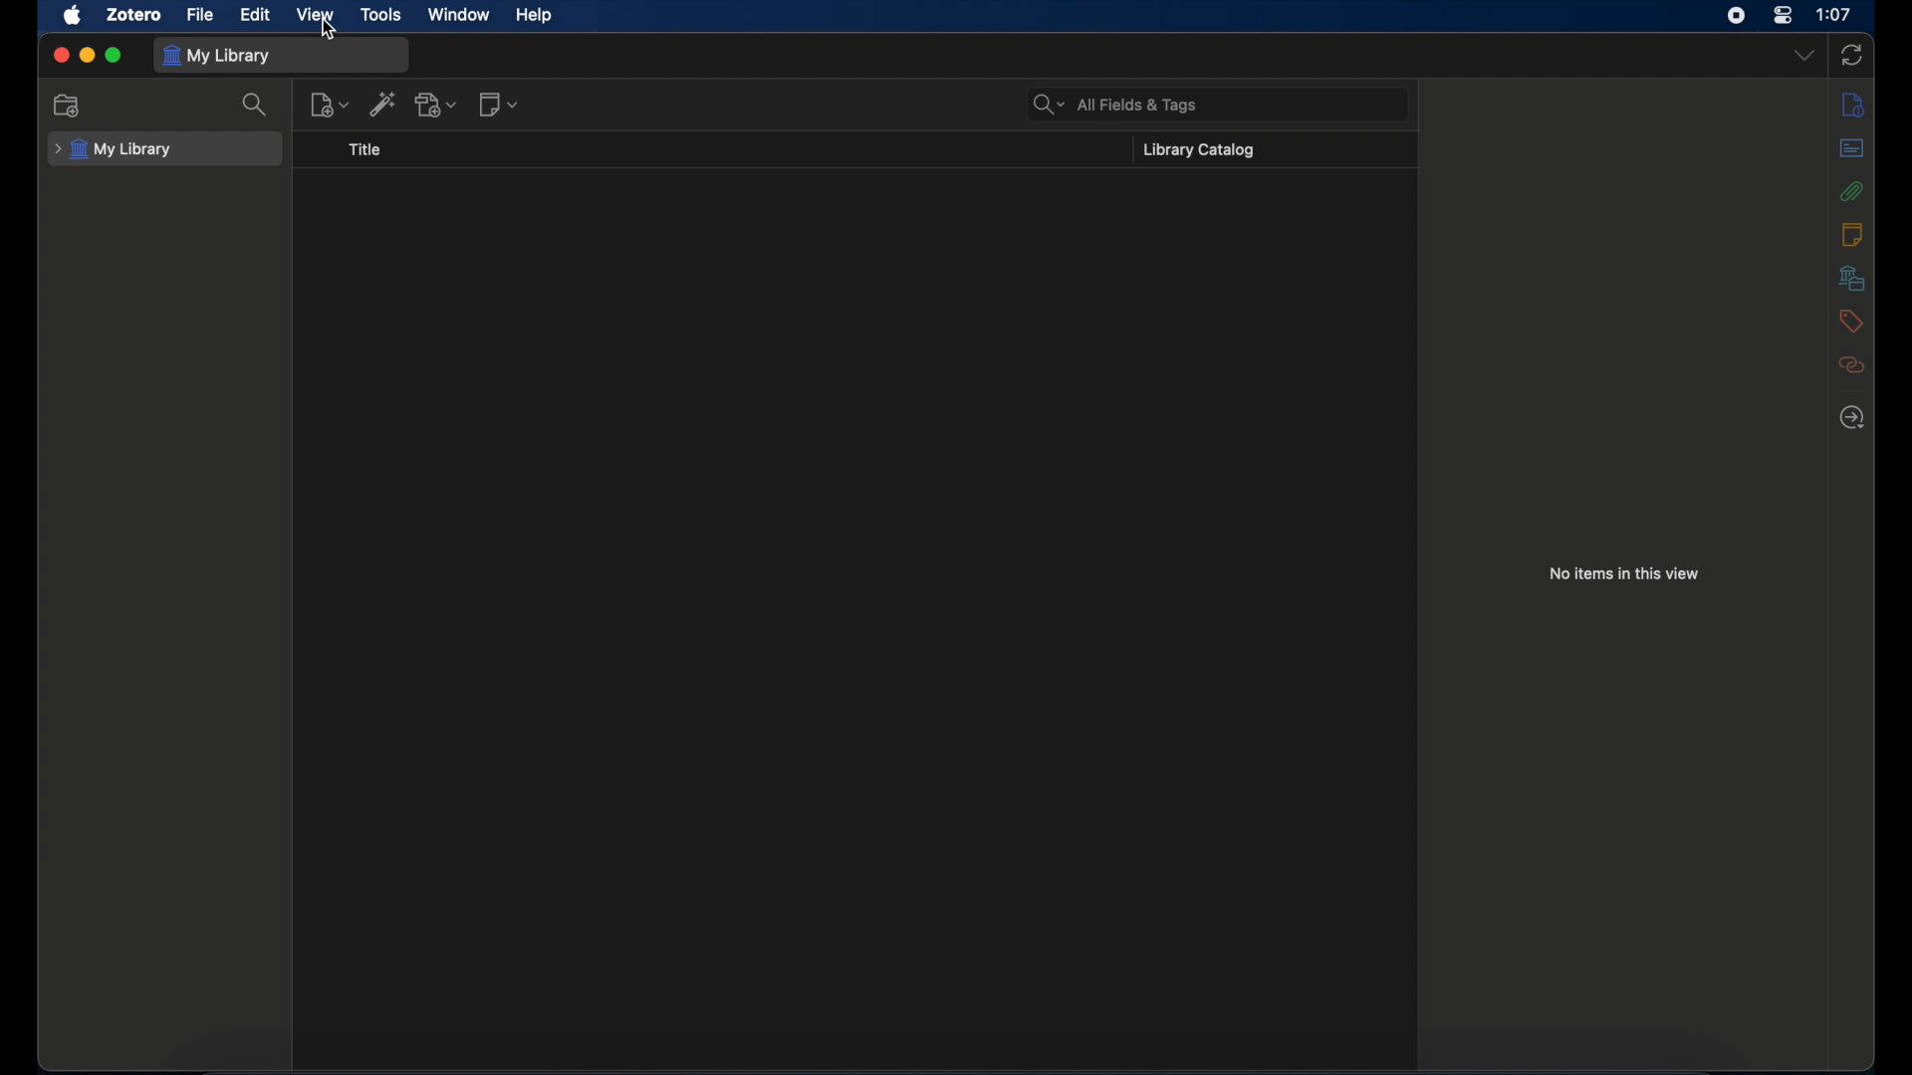  I want to click on libraries, so click(1852, 277).